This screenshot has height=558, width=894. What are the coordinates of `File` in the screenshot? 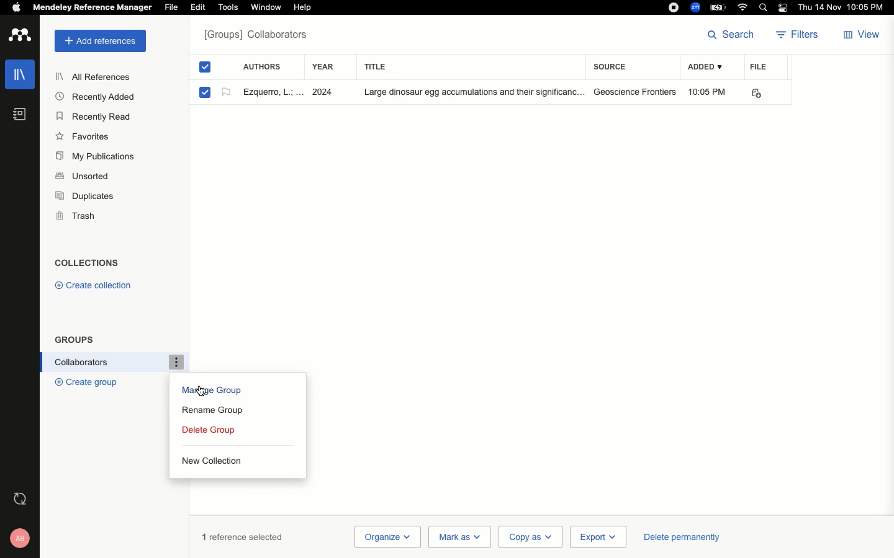 It's located at (759, 66).